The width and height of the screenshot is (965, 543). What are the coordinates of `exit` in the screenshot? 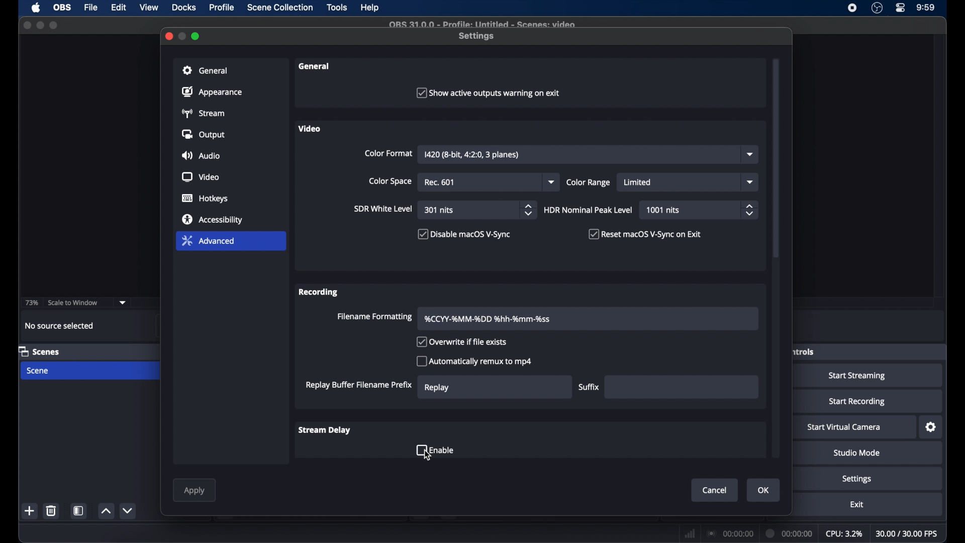 It's located at (856, 505).